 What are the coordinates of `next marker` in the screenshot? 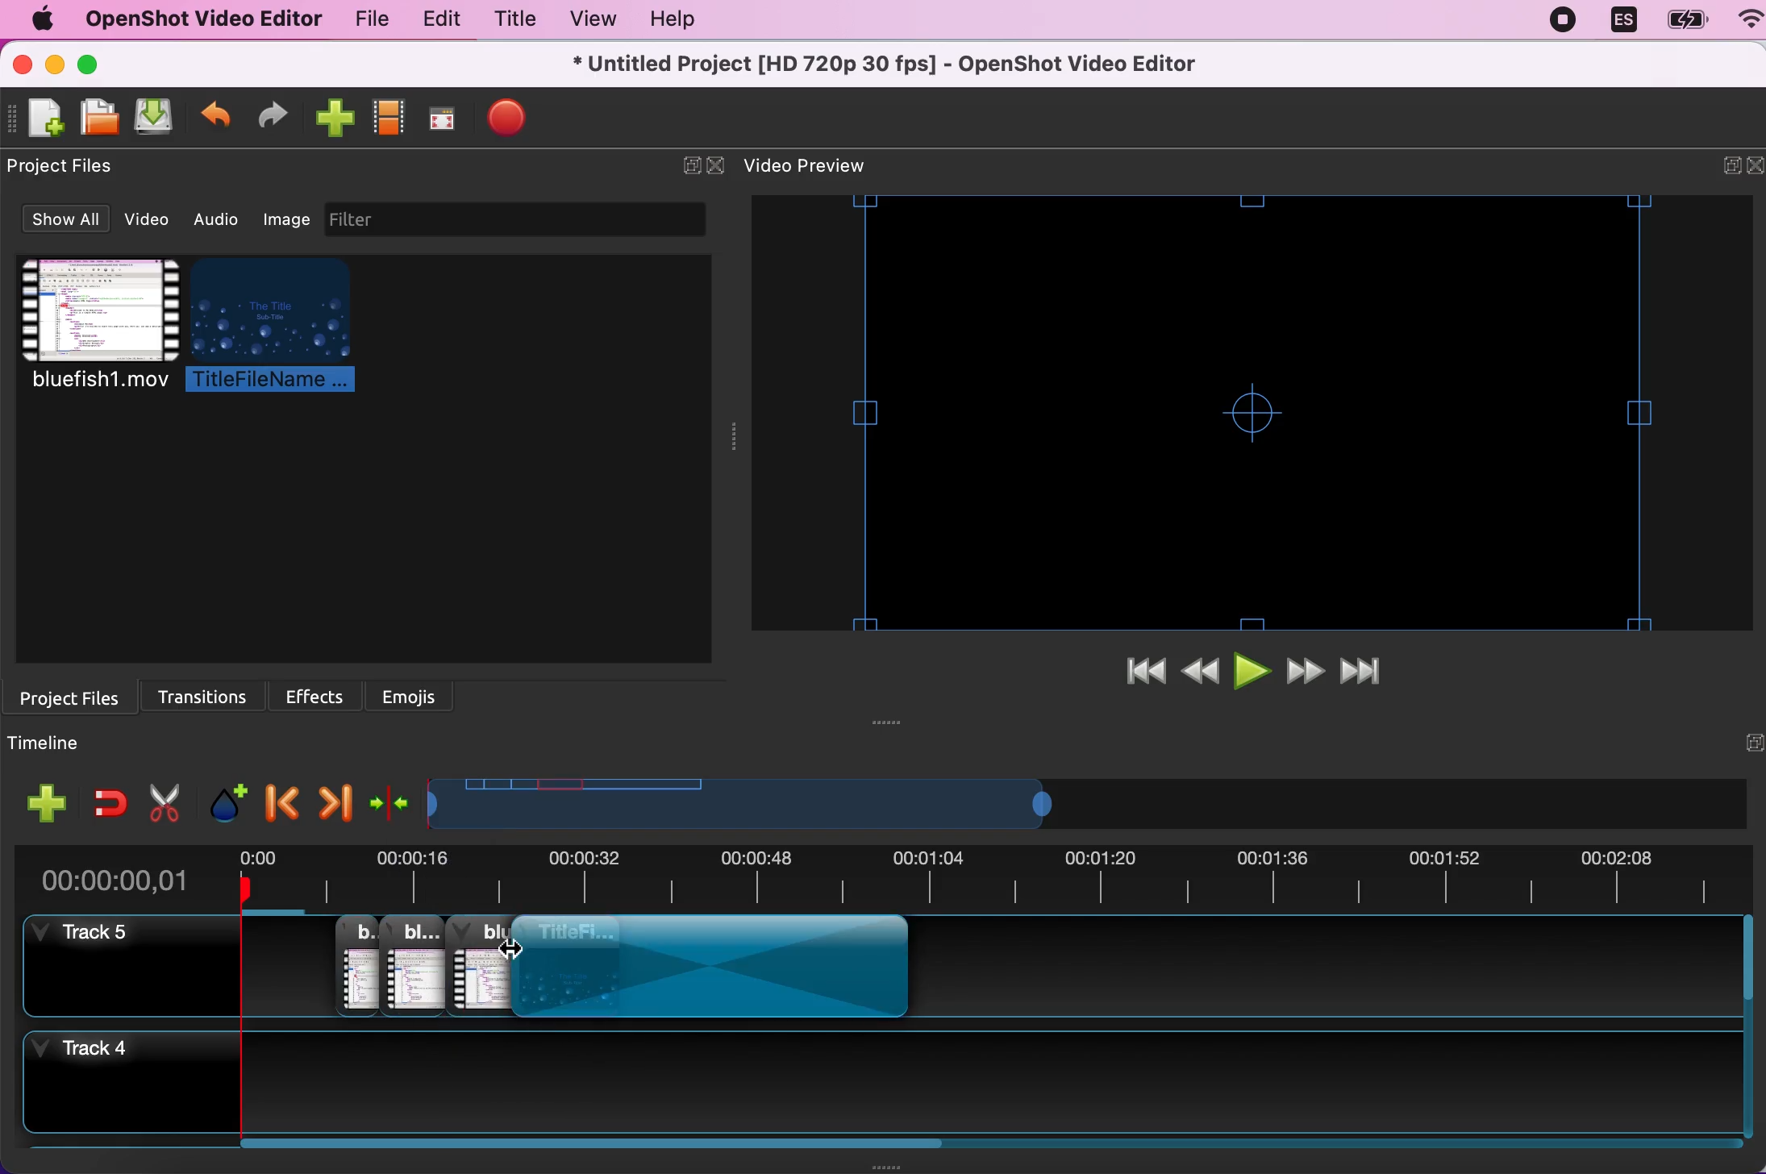 It's located at (334, 798).